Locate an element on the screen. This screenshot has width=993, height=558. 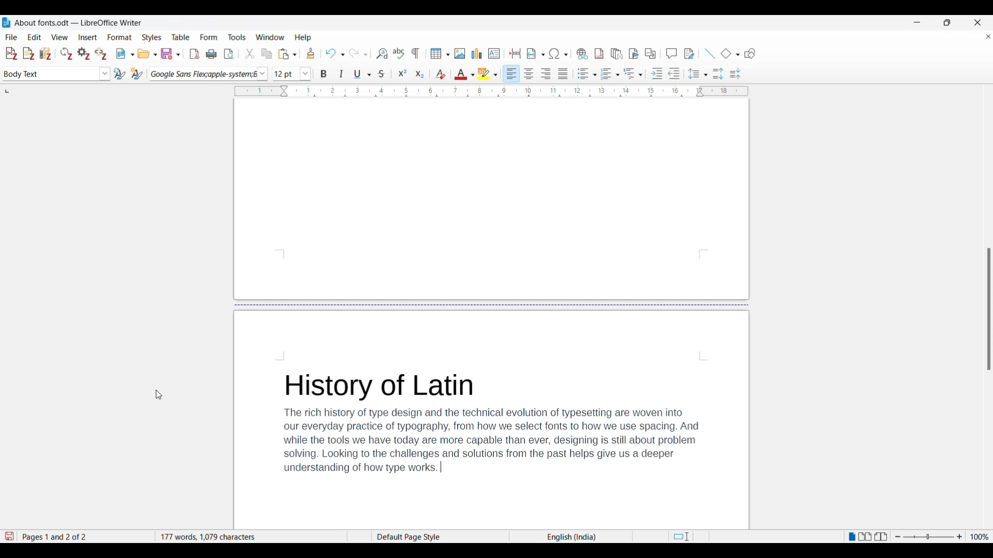
Insert page break is located at coordinates (516, 53).